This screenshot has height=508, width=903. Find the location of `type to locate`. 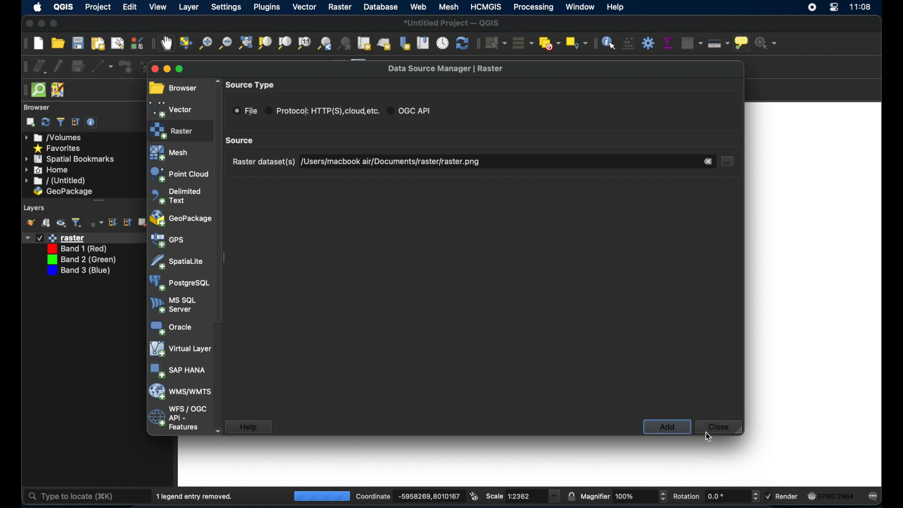

type to locate is located at coordinates (73, 495).